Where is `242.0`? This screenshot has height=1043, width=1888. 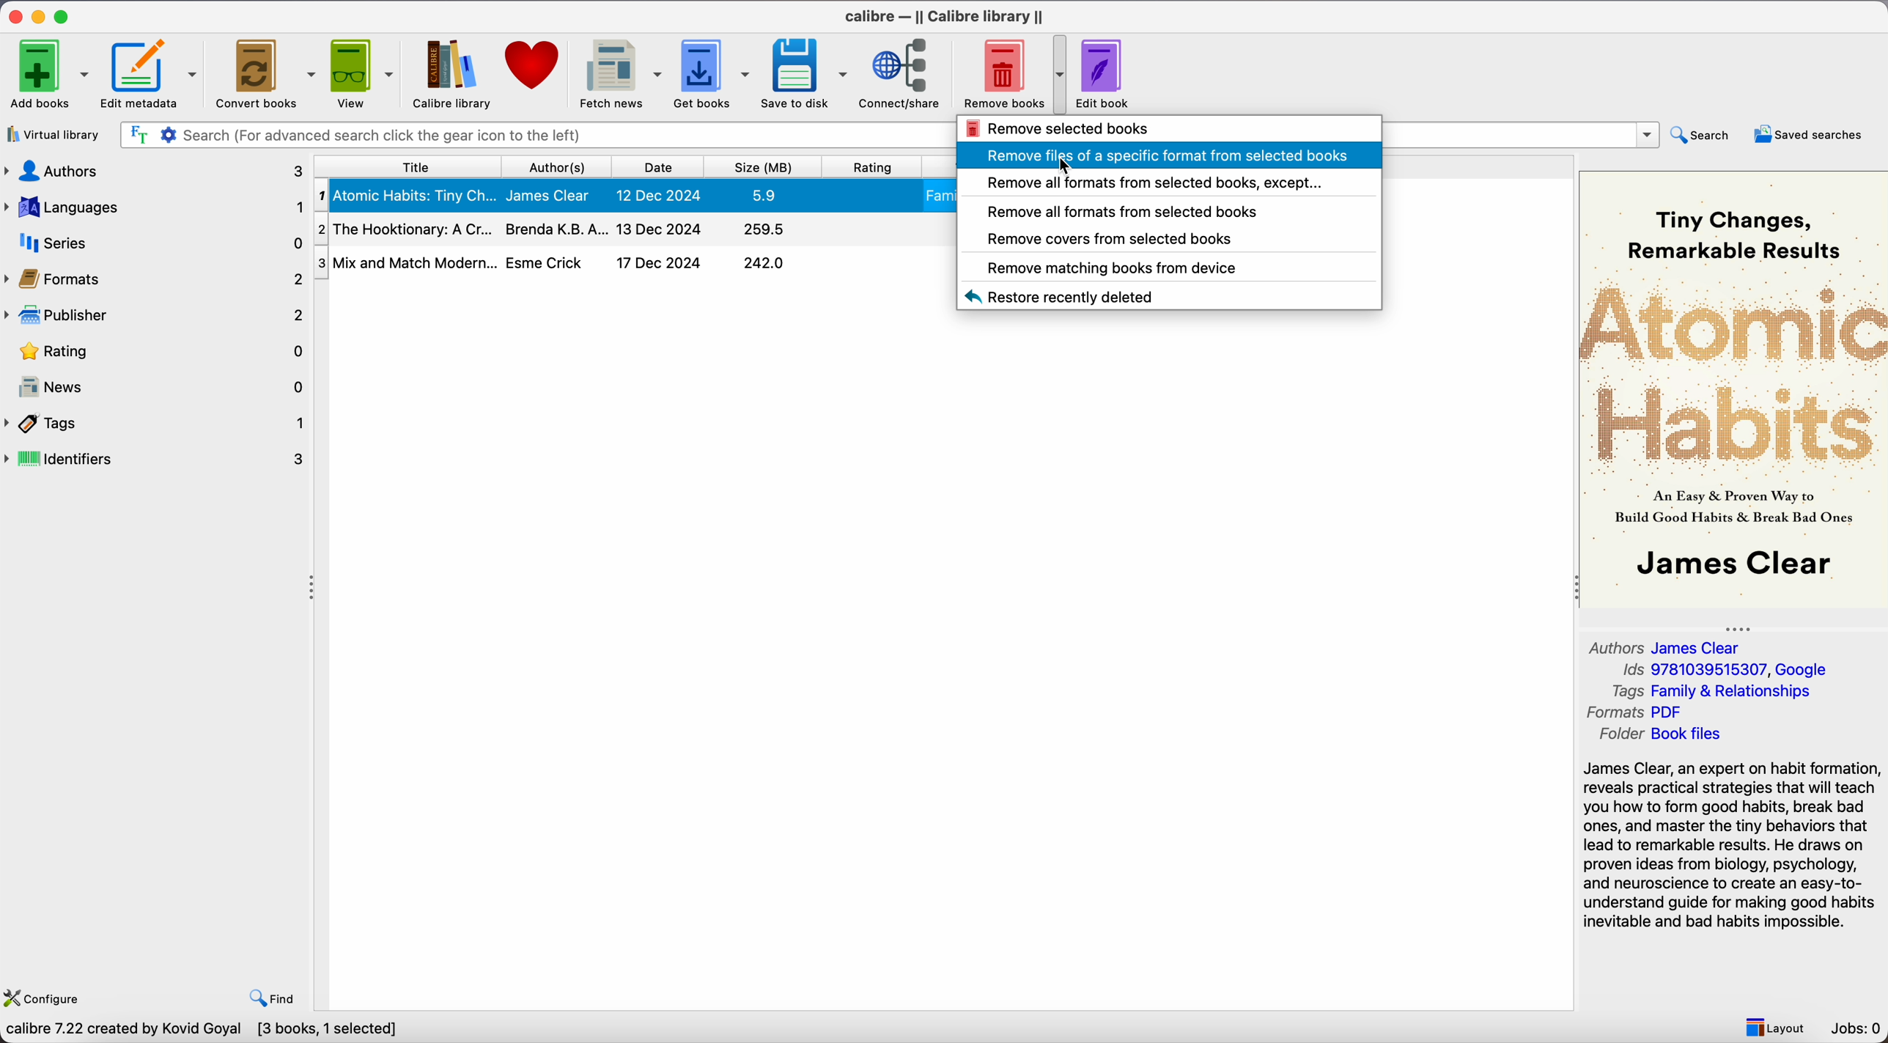 242.0 is located at coordinates (764, 265).